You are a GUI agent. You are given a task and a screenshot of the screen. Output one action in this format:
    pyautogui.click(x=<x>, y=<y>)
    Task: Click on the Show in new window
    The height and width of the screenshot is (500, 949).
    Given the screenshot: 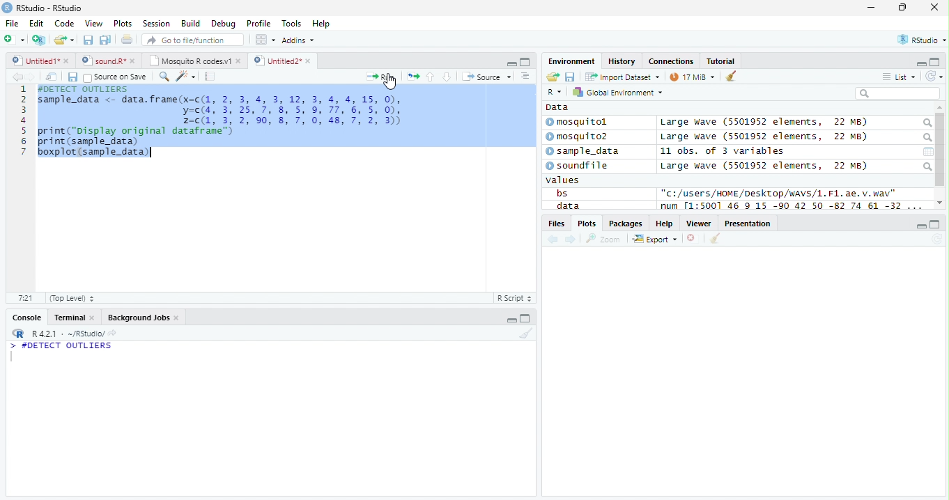 What is the action you would take?
    pyautogui.click(x=52, y=77)
    